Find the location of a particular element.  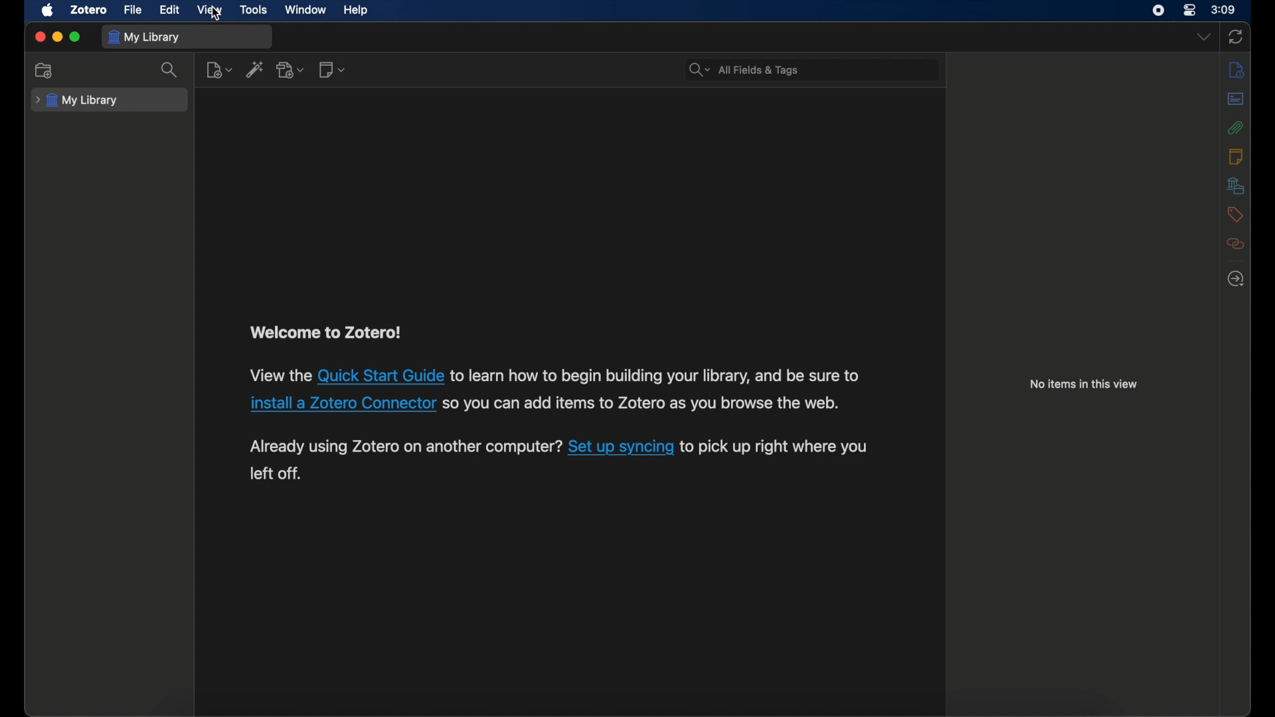

search is located at coordinates (745, 70).